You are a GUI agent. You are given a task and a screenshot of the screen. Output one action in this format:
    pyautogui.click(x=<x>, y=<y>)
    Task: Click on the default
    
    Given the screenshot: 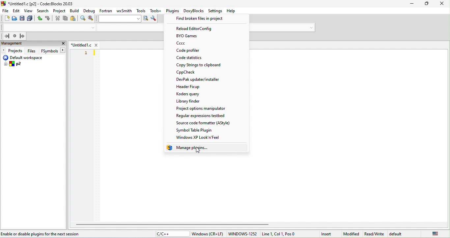 What is the action you would take?
    pyautogui.click(x=407, y=234)
    